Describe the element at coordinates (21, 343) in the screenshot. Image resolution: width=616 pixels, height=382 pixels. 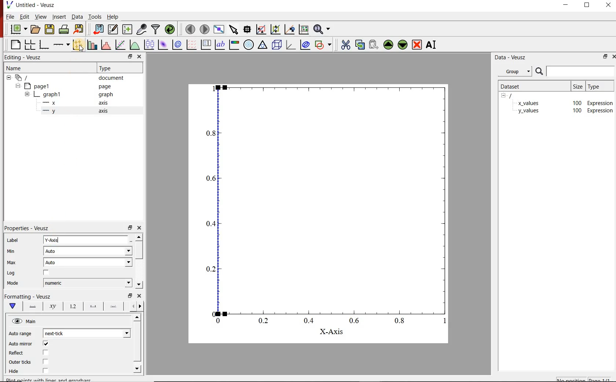
I see `‘Auto mirror` at that location.